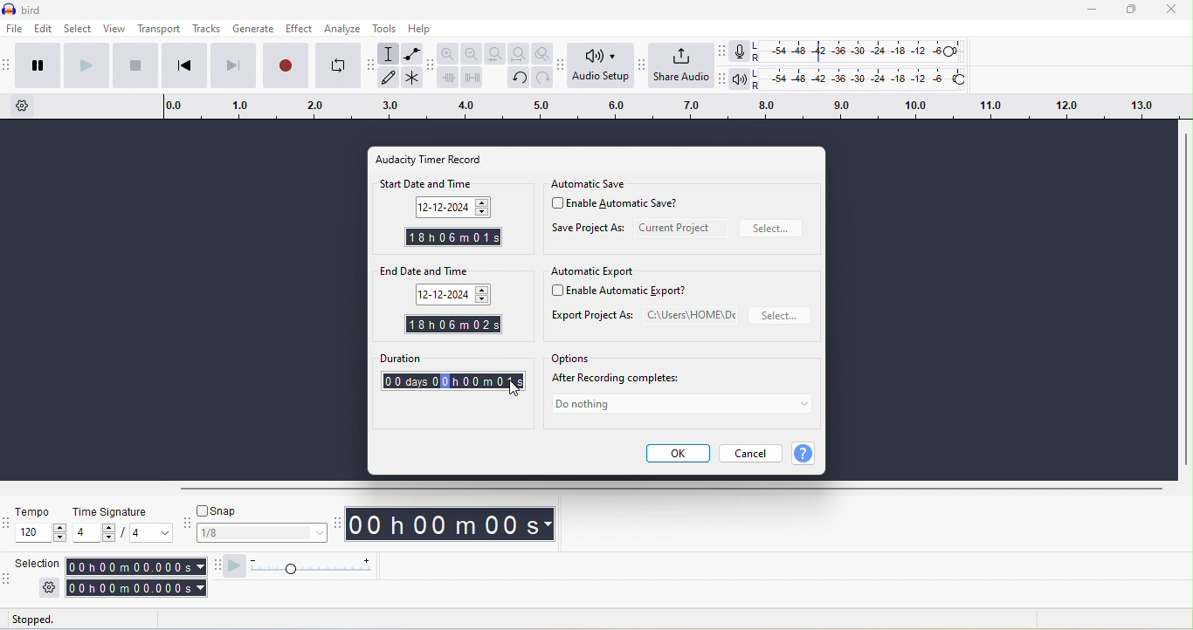 The width and height of the screenshot is (1193, 630). Describe the element at coordinates (471, 77) in the screenshot. I see `silence audio selection` at that location.